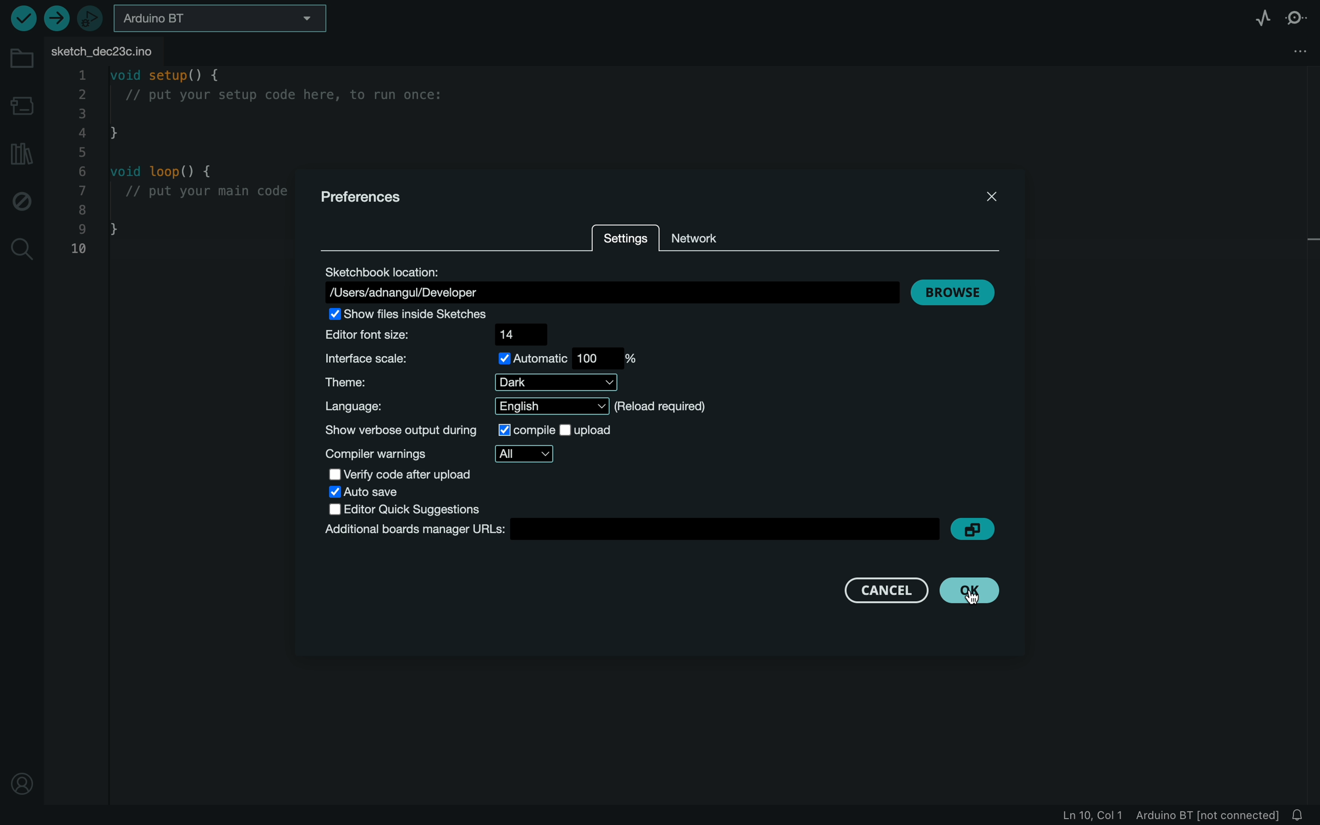 This screenshot has width=1320, height=825. I want to click on file information, so click(1153, 816).